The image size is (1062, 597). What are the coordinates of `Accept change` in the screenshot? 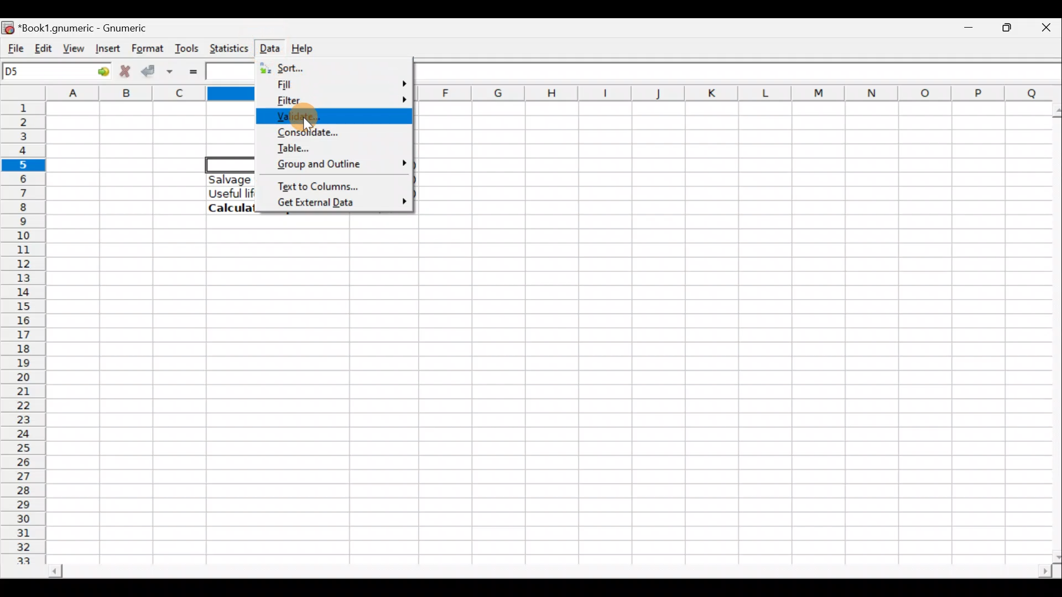 It's located at (157, 70).